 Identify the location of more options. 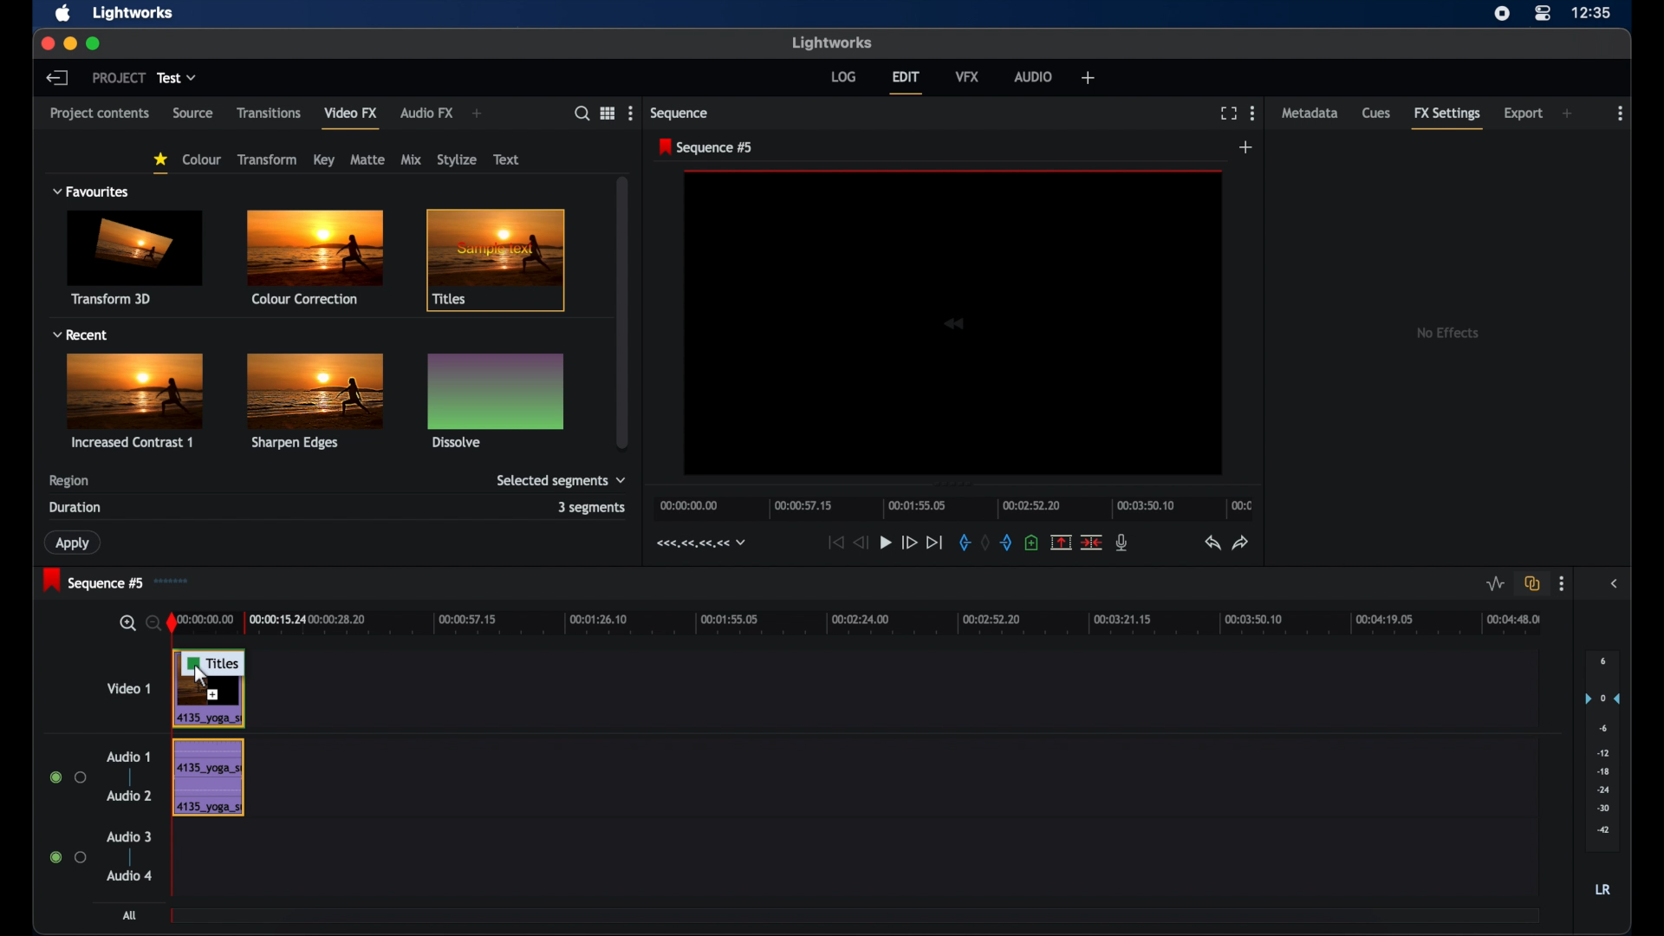
(1561, 584).